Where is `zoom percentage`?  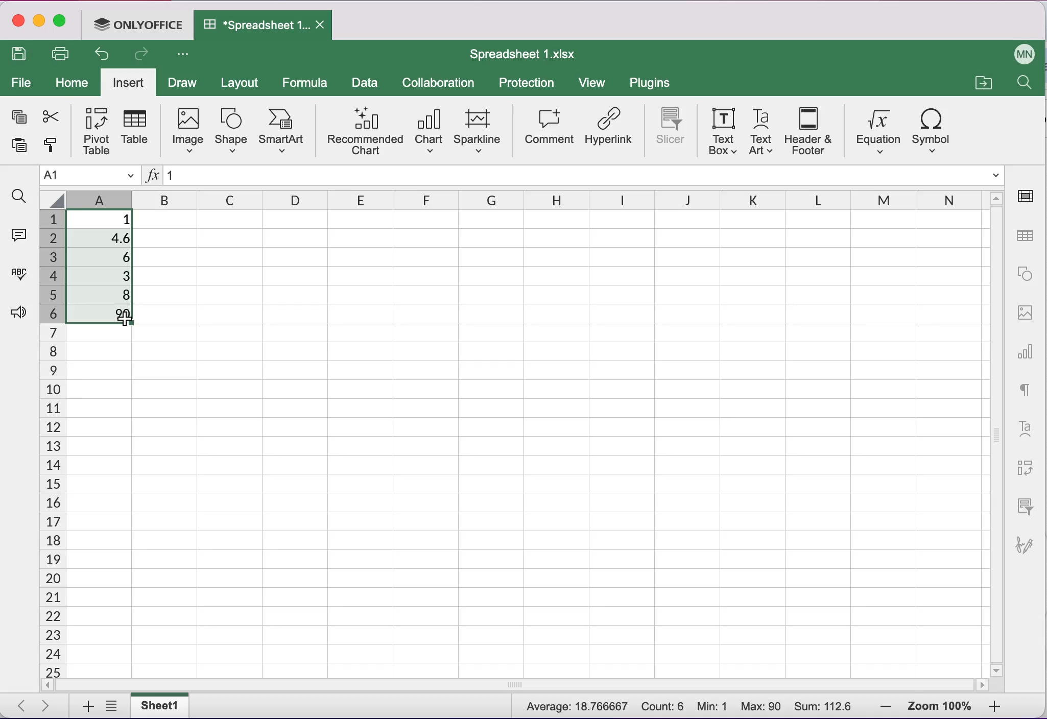 zoom percentage is located at coordinates (941, 705).